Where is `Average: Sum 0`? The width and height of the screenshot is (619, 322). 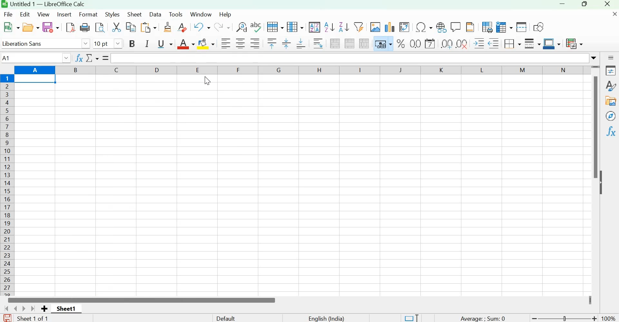
Average: Sum 0 is located at coordinates (482, 318).